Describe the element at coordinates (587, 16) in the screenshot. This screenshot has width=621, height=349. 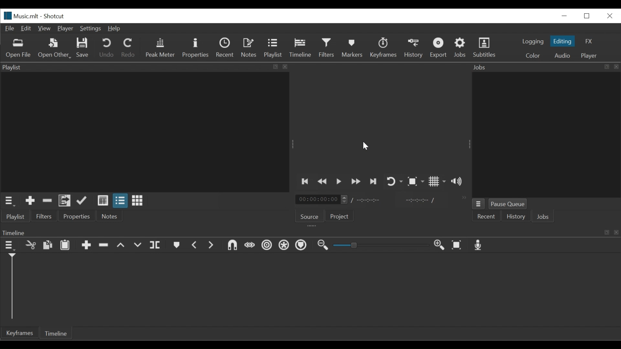
I see `Restore` at that location.